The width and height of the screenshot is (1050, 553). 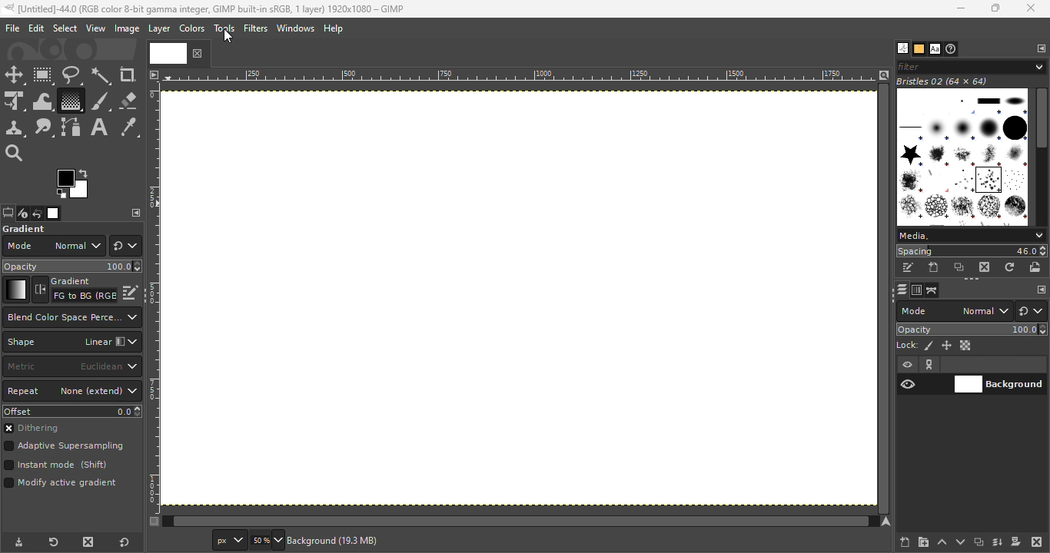 What do you see at coordinates (1038, 542) in the screenshot?
I see `Delete this layer` at bounding box center [1038, 542].